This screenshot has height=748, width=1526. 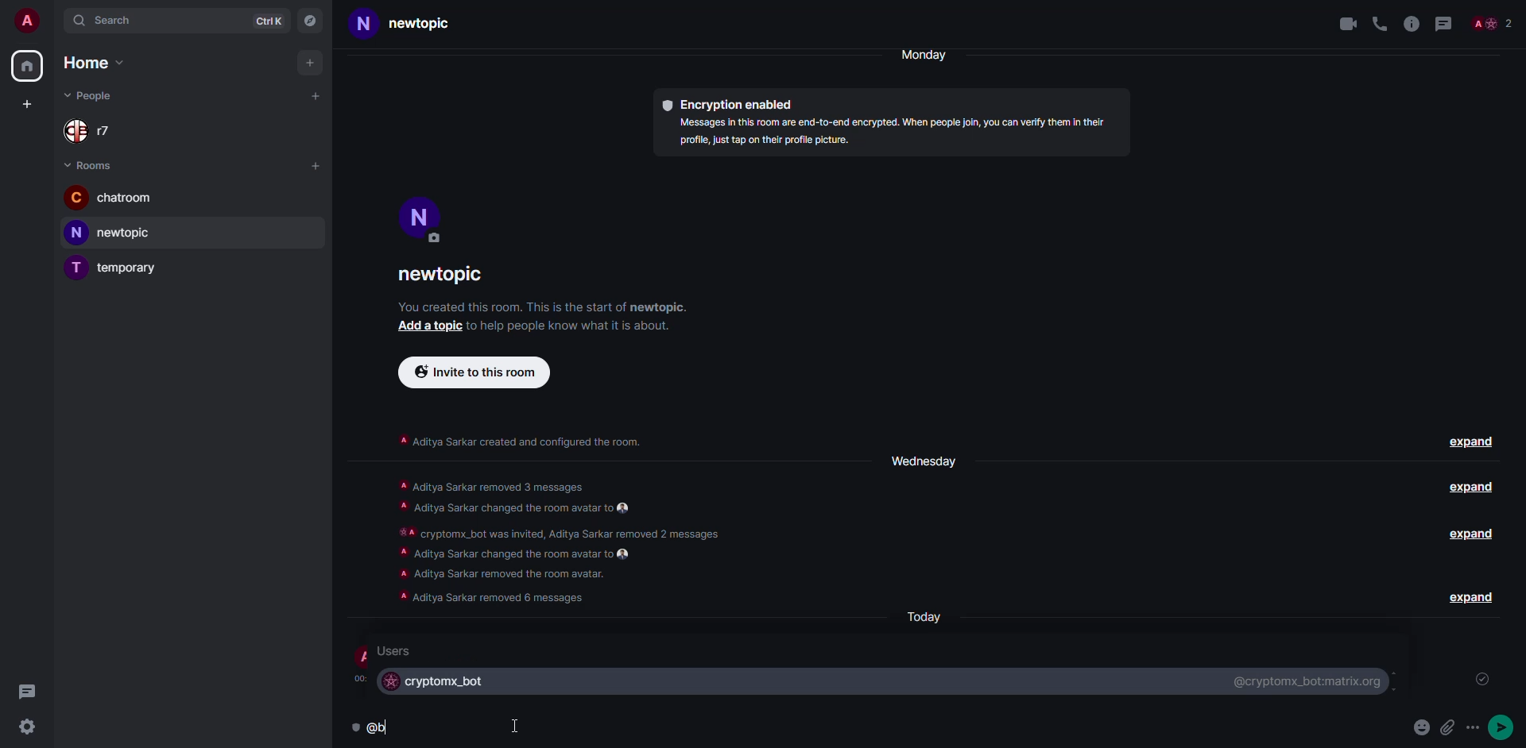 I want to click on video, so click(x=1342, y=24).